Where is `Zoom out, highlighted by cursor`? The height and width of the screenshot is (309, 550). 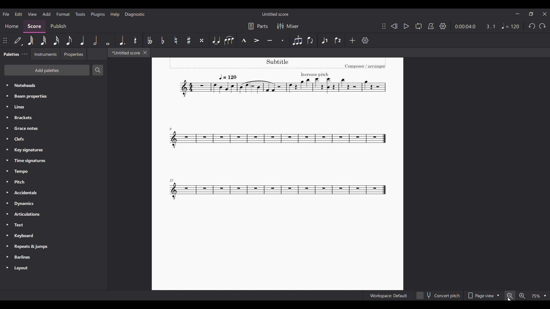 Zoom out, highlighted by cursor is located at coordinates (510, 295).